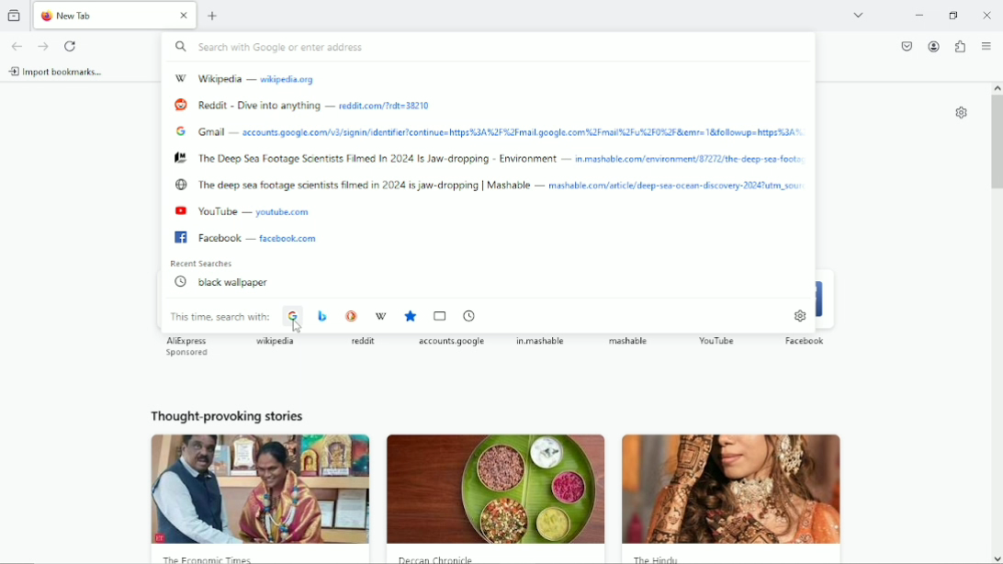 This screenshot has height=564, width=1003. What do you see at coordinates (629, 343) in the screenshot?
I see `mashable` at bounding box center [629, 343].